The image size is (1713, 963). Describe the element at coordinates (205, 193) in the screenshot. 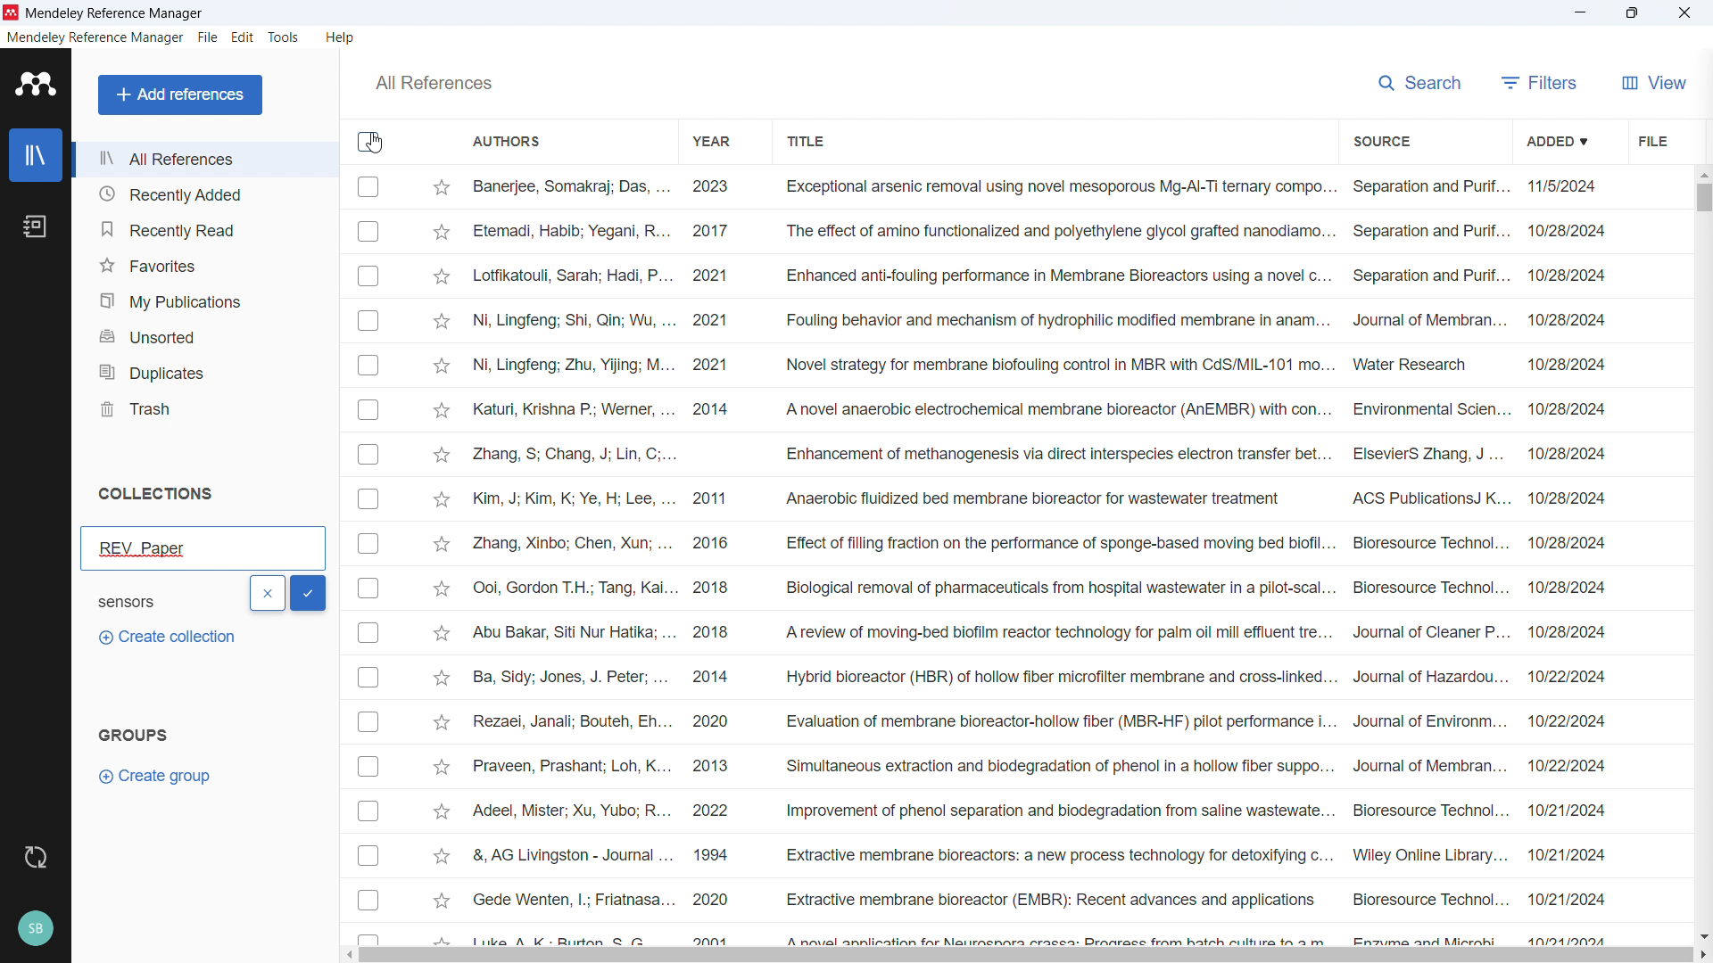

I see `Recently added ` at that location.